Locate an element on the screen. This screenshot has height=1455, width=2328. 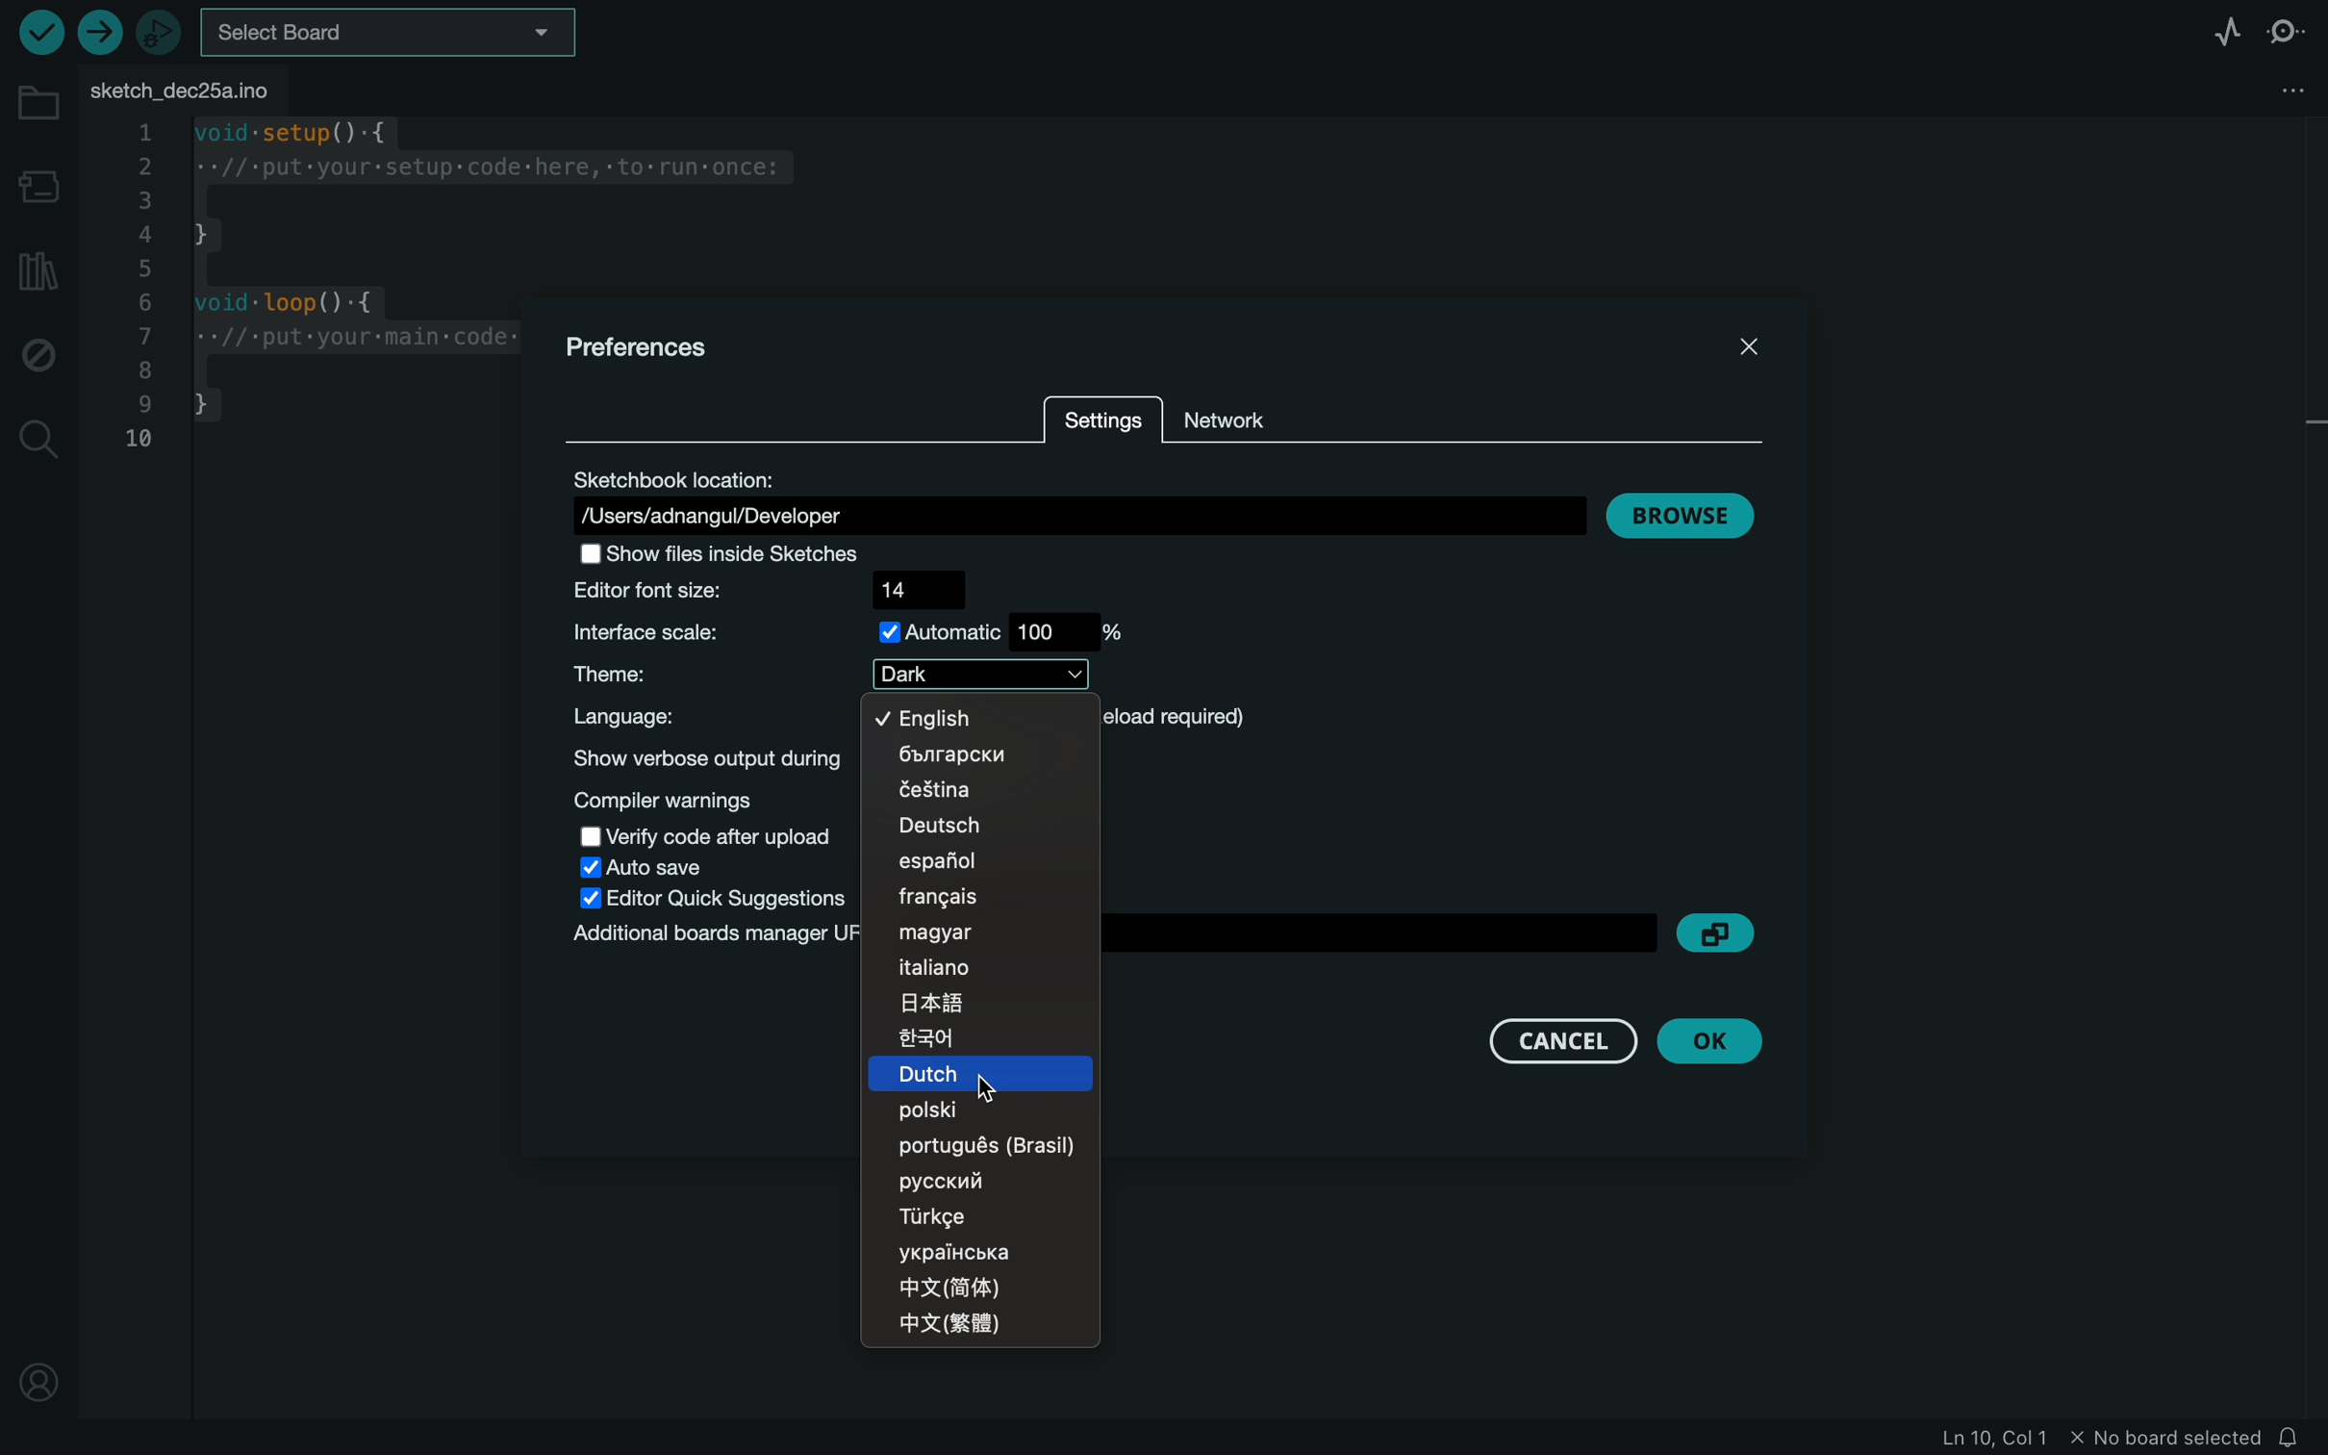
board  selecter is located at coordinates (392, 36).